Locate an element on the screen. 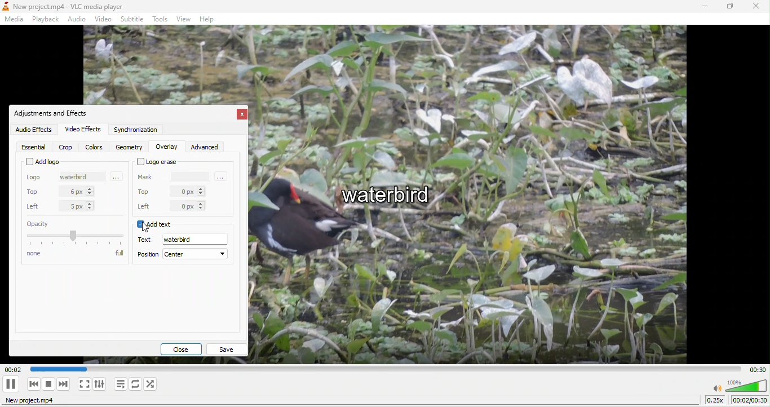  colors is located at coordinates (95, 147).